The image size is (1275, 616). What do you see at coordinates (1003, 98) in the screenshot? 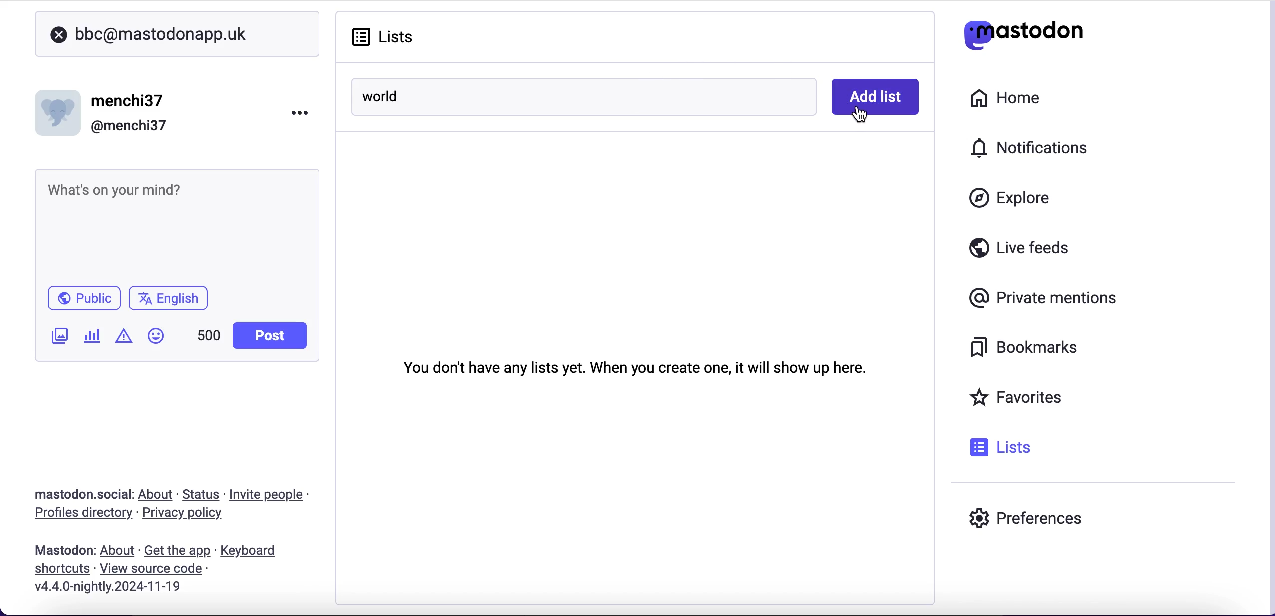
I see `home` at bounding box center [1003, 98].